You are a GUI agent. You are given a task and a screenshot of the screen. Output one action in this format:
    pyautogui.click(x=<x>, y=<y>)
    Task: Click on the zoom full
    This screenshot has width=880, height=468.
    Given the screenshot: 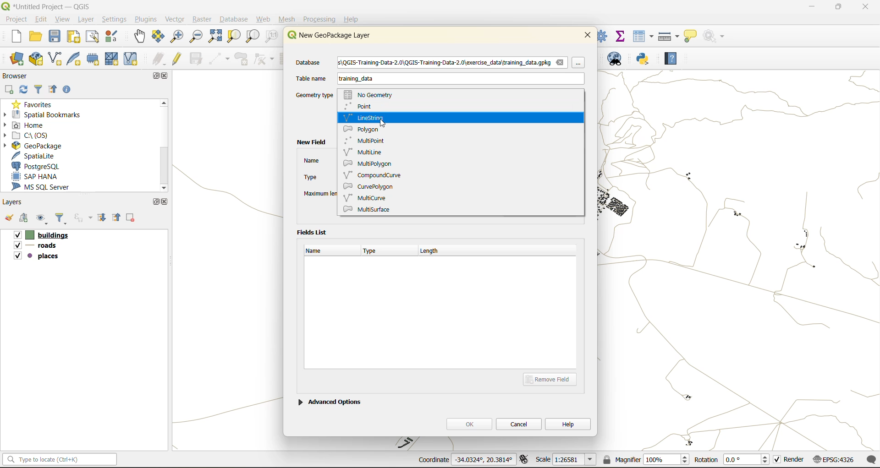 What is the action you would take?
    pyautogui.click(x=214, y=37)
    